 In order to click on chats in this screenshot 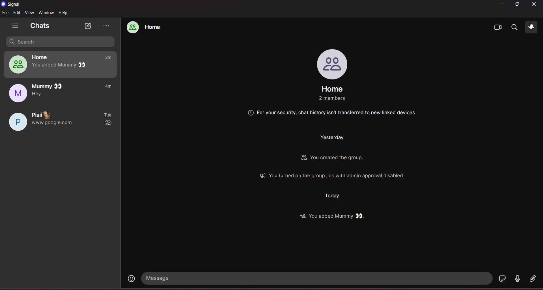, I will do `click(42, 26)`.